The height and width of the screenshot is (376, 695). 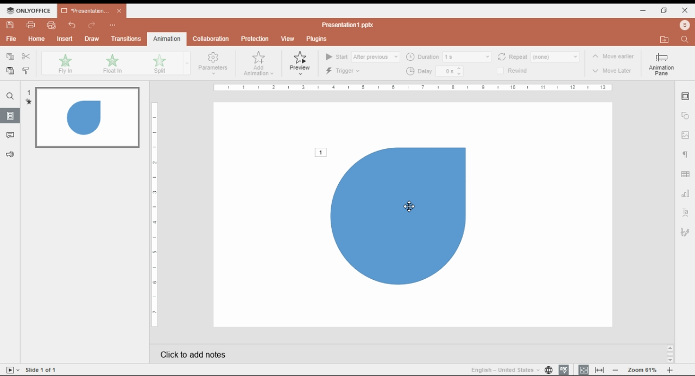 I want to click on slide settings, so click(x=685, y=97).